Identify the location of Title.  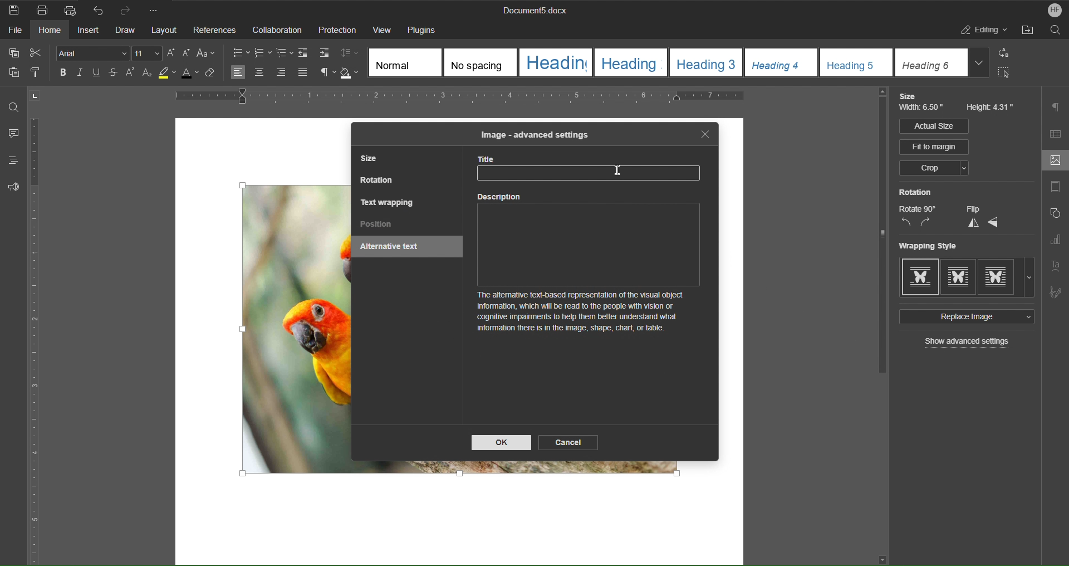
(594, 169).